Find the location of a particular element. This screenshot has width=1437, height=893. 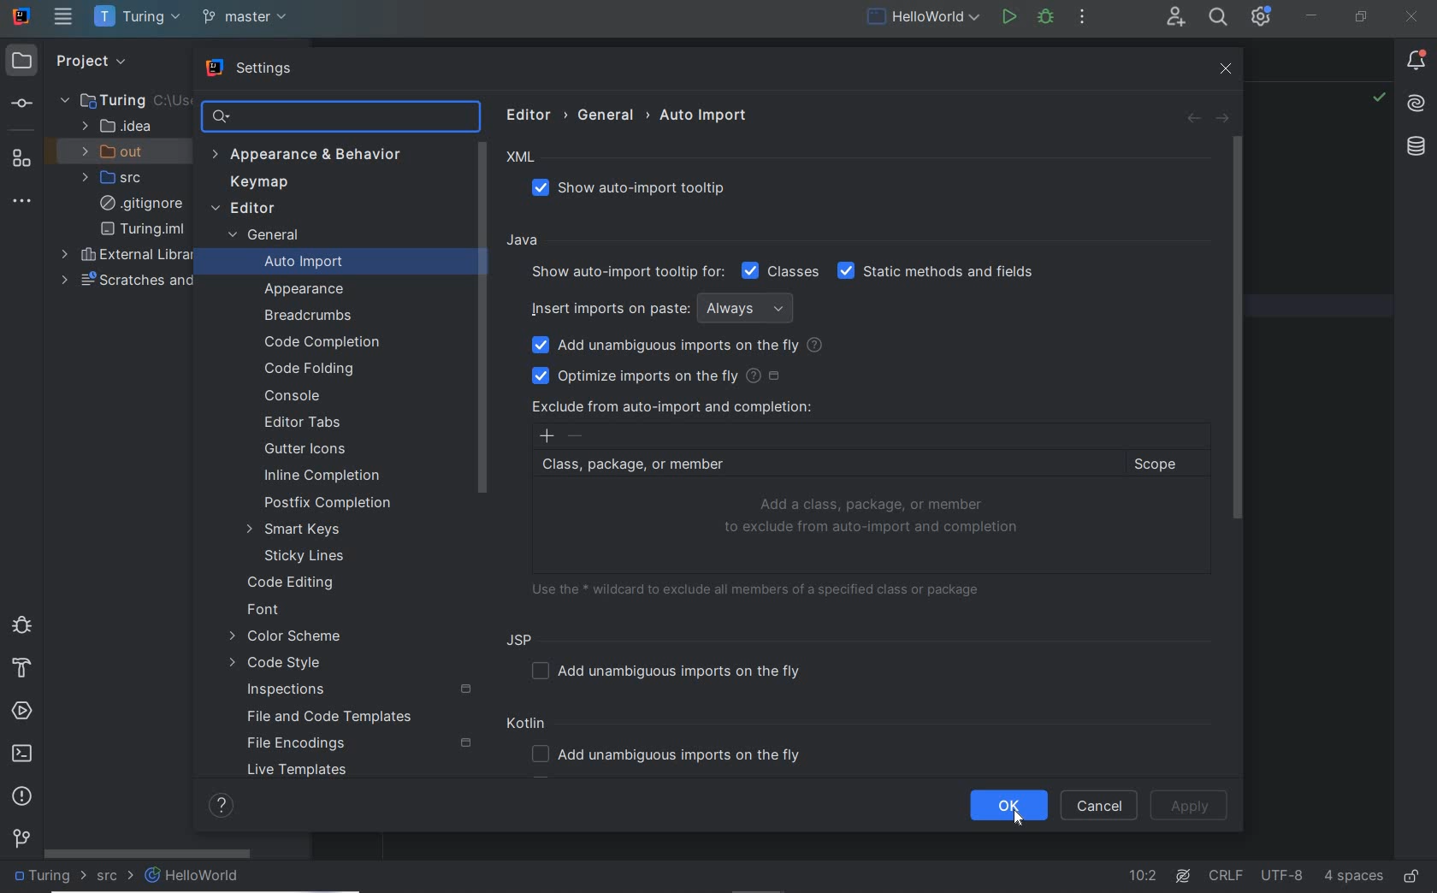

close is located at coordinates (1228, 69).